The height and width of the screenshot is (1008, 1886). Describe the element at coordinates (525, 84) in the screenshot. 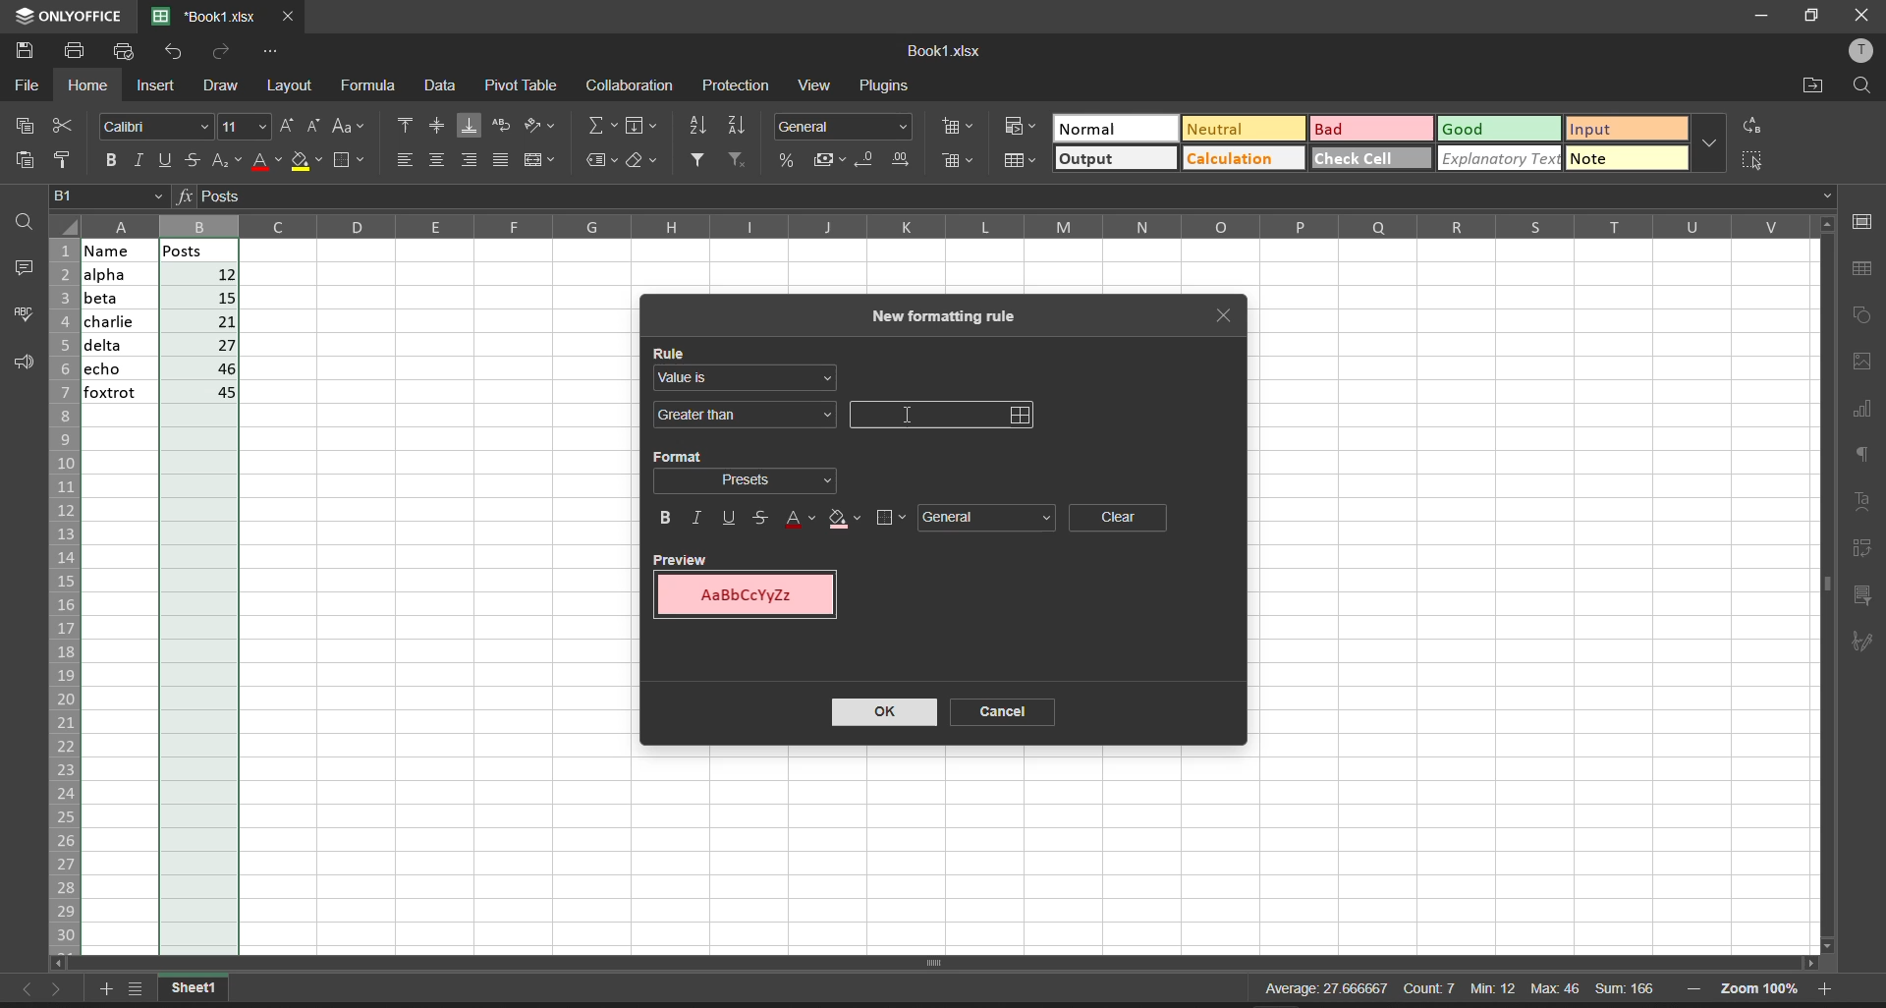

I see `pivot table` at that location.